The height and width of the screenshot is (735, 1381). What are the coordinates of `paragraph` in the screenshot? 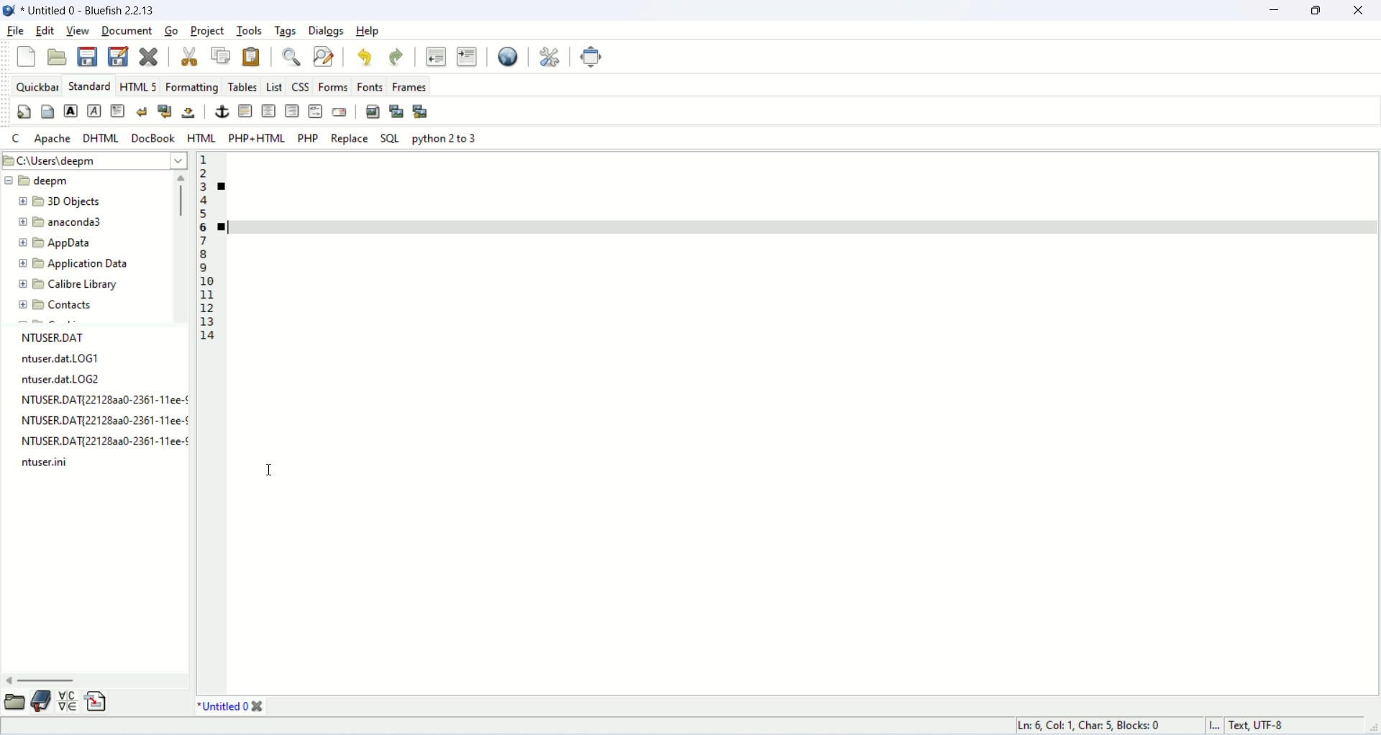 It's located at (119, 111).